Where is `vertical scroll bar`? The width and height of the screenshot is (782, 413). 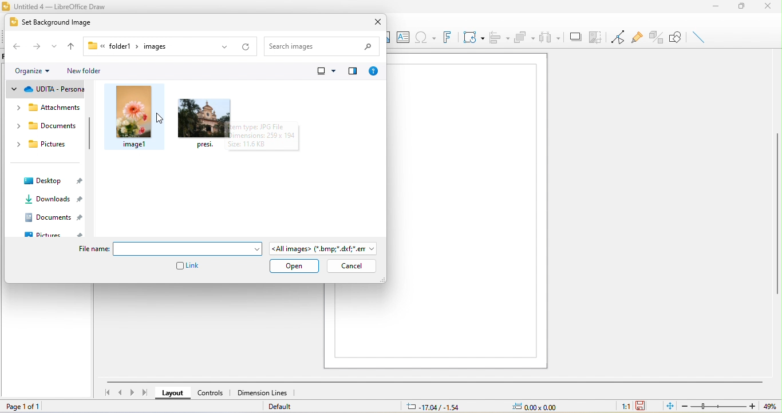
vertical scroll bar is located at coordinates (90, 134).